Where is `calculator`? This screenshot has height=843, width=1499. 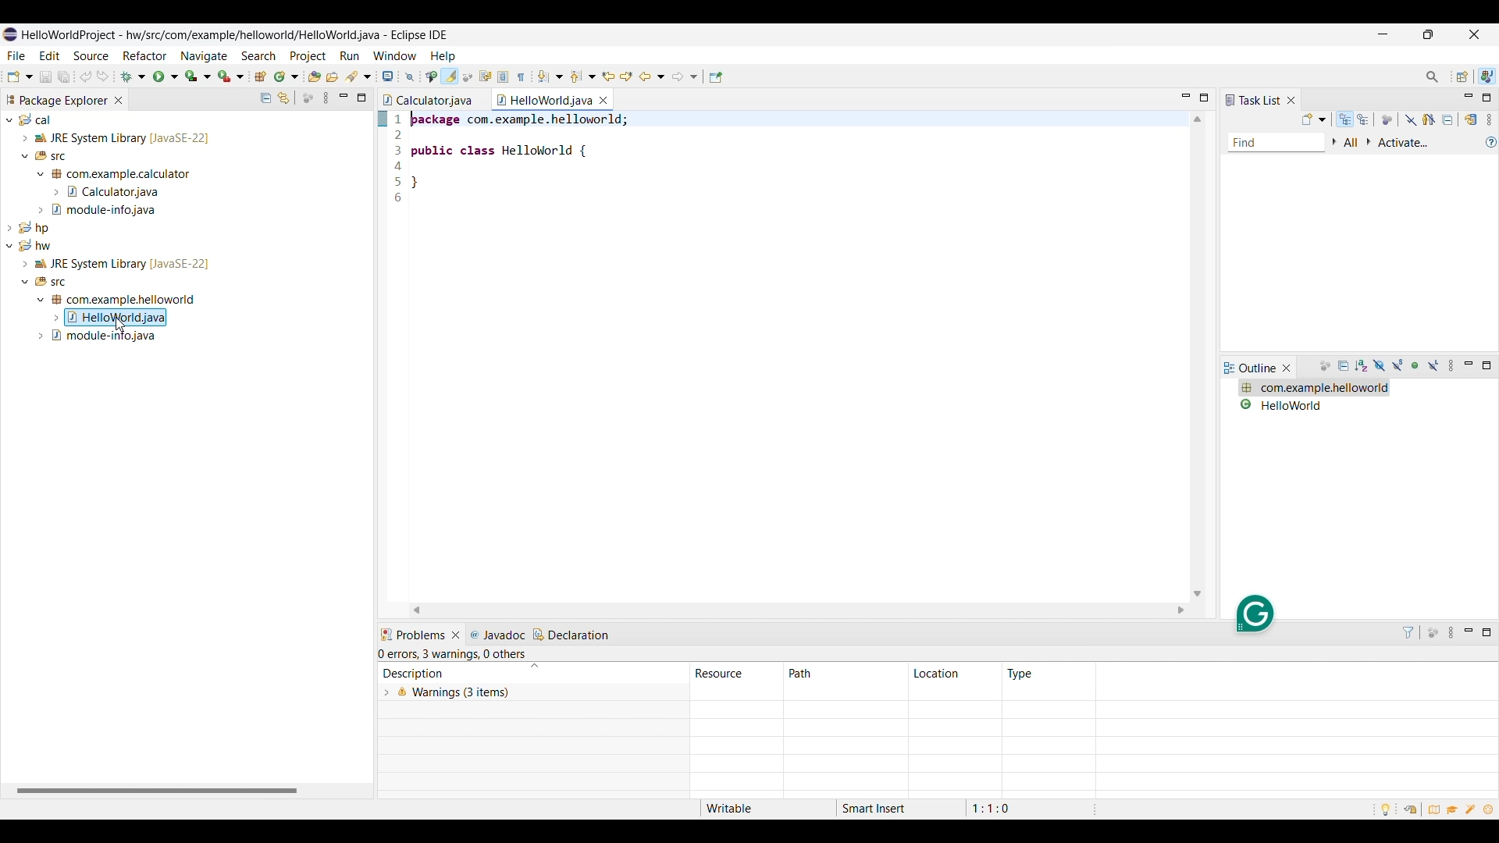 calculator is located at coordinates (1312, 404).